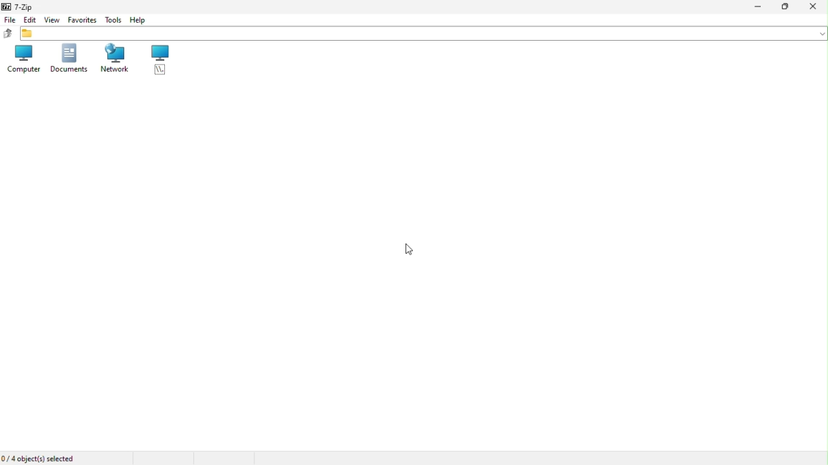 Image resolution: width=828 pixels, height=465 pixels. I want to click on Tools, so click(113, 20).